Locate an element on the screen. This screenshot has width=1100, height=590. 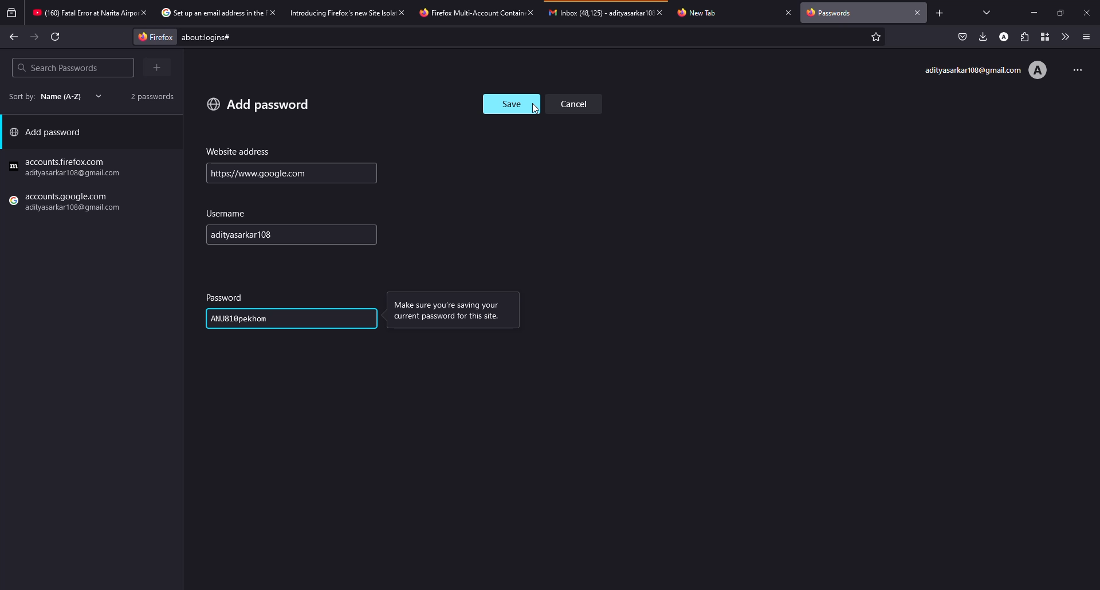
tab is located at coordinates (469, 13).